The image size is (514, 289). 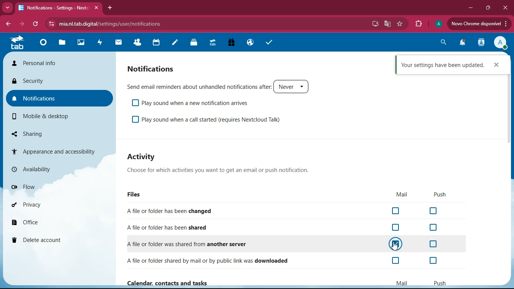 What do you see at coordinates (184, 211) in the screenshot?
I see `changed` at bounding box center [184, 211].